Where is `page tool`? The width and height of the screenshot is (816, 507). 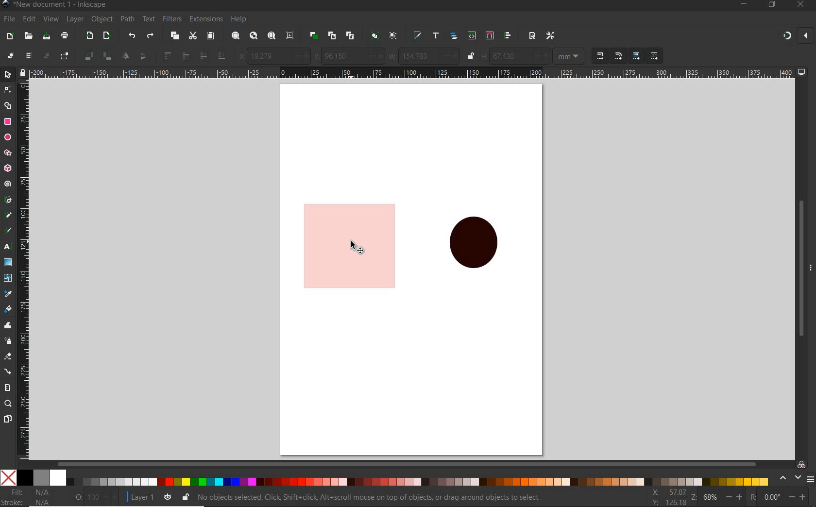
page tool is located at coordinates (7, 419).